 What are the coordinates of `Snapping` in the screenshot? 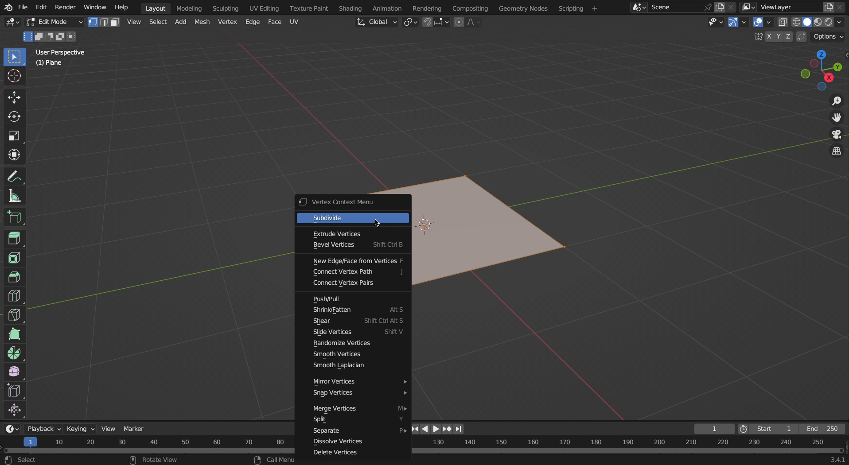 It's located at (435, 22).